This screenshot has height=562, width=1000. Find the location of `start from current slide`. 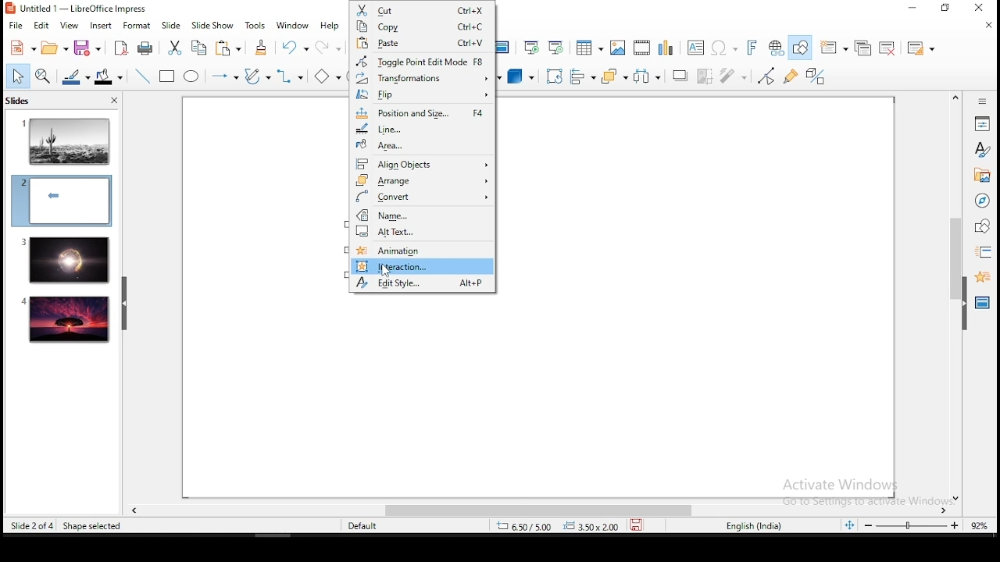

start from current slide is located at coordinates (557, 47).